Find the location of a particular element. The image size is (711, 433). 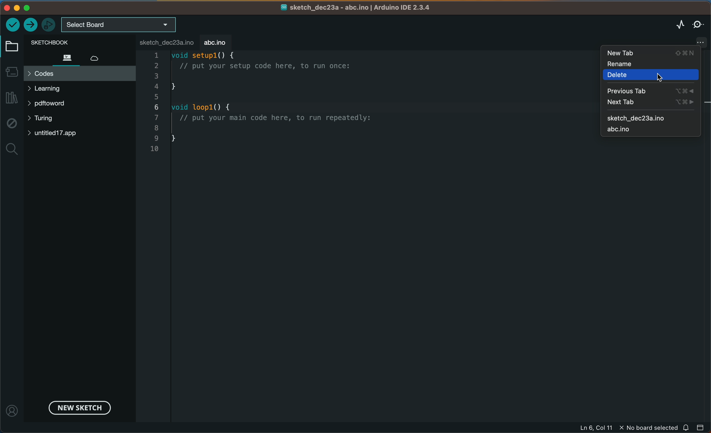

delete is located at coordinates (651, 76).